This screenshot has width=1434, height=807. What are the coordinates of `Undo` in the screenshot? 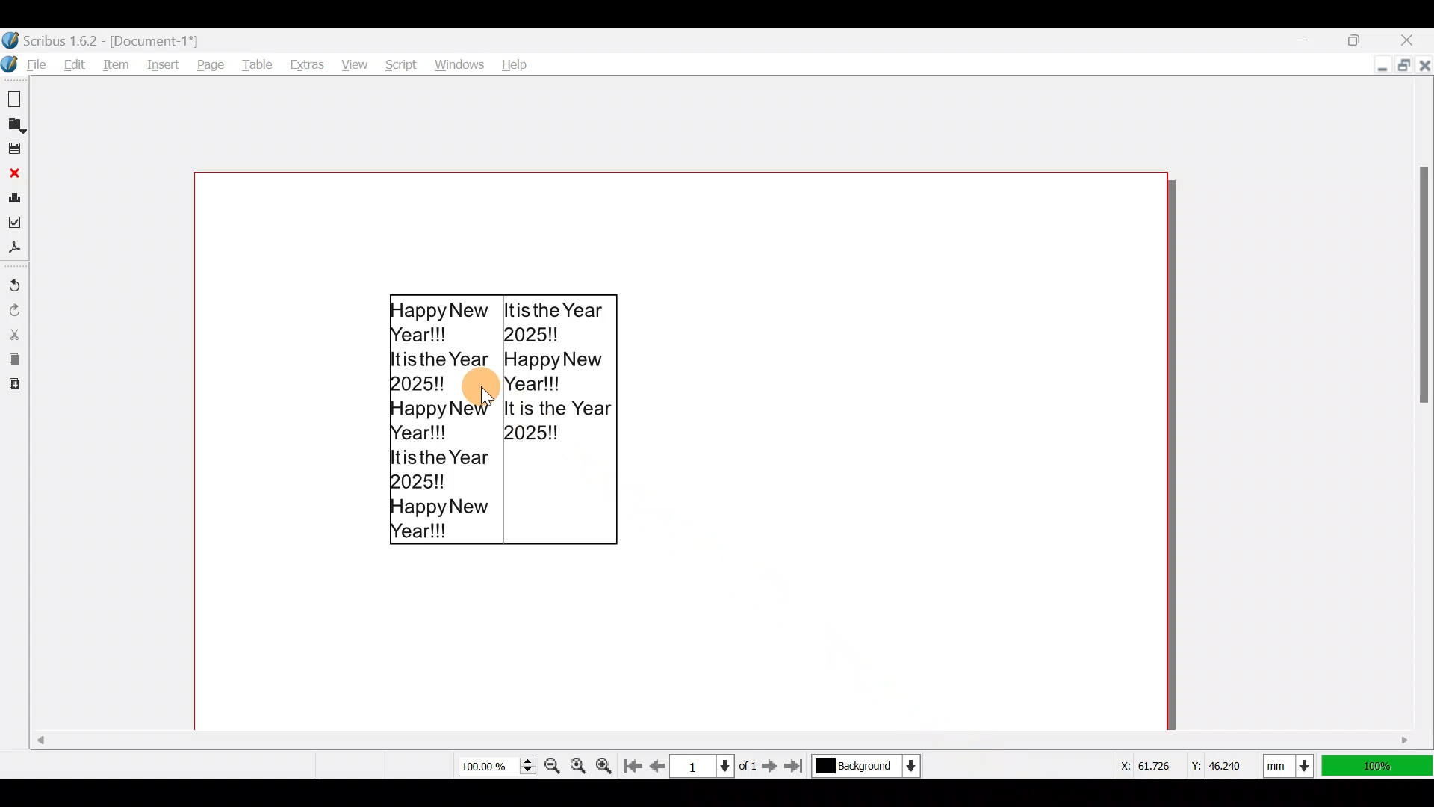 It's located at (15, 279).